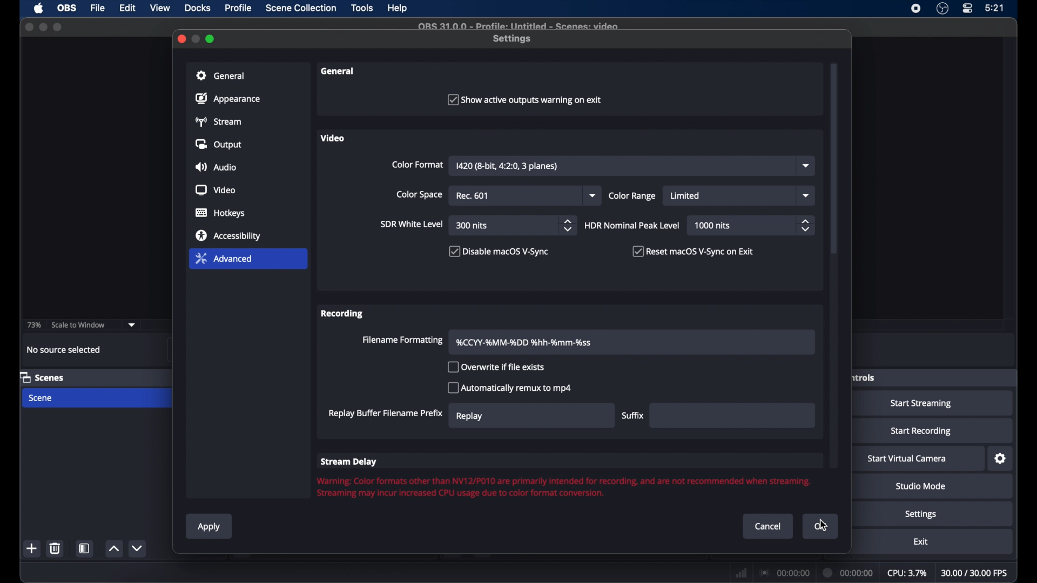 The image size is (1037, 583). Describe the element at coordinates (228, 99) in the screenshot. I see `appearance` at that location.